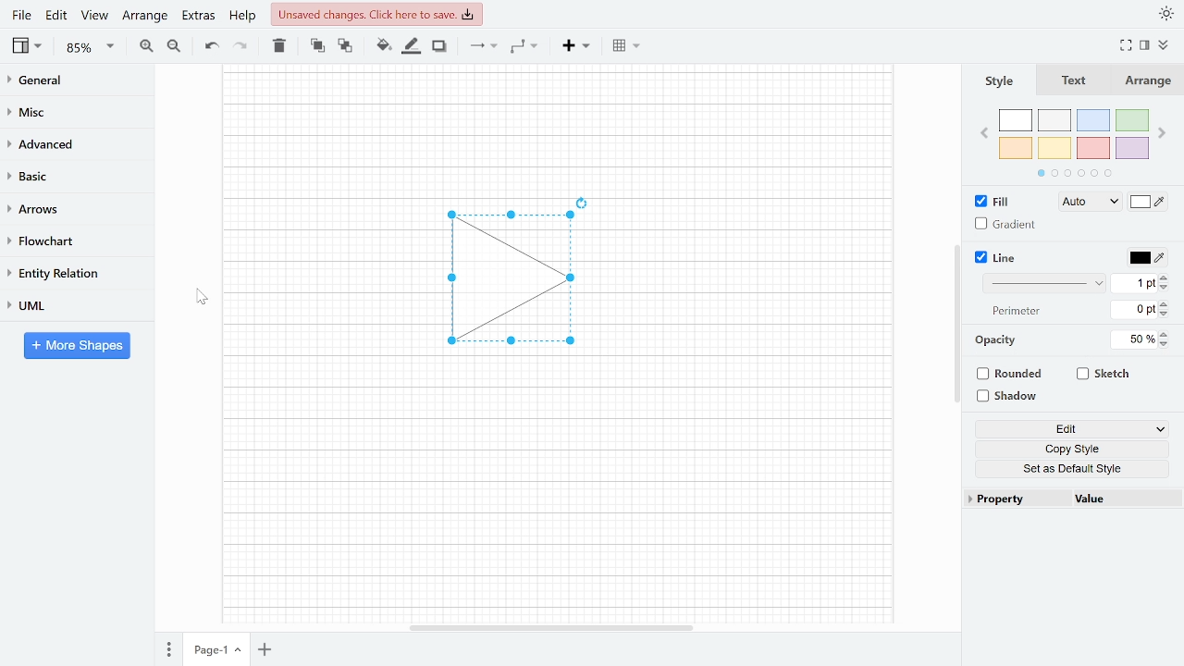  I want to click on Zoom, so click(91, 47).